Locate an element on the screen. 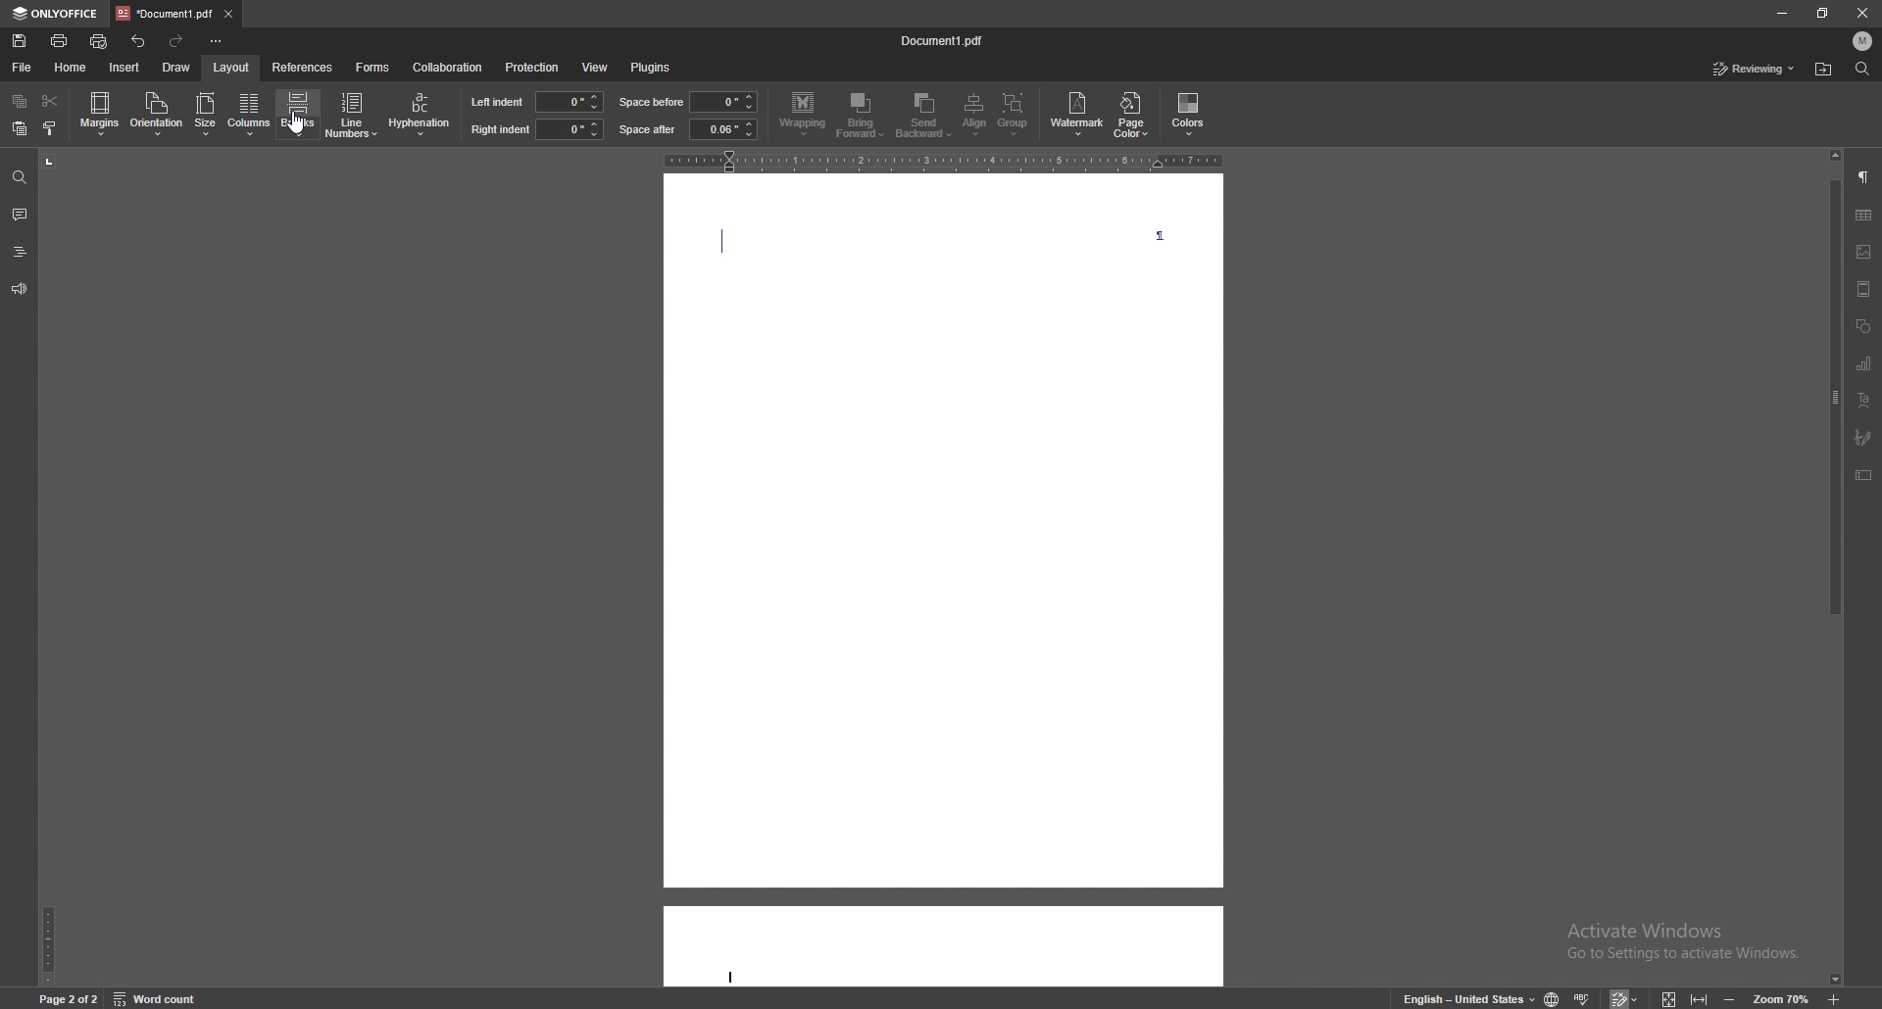  minimize is located at coordinates (1781, 12).